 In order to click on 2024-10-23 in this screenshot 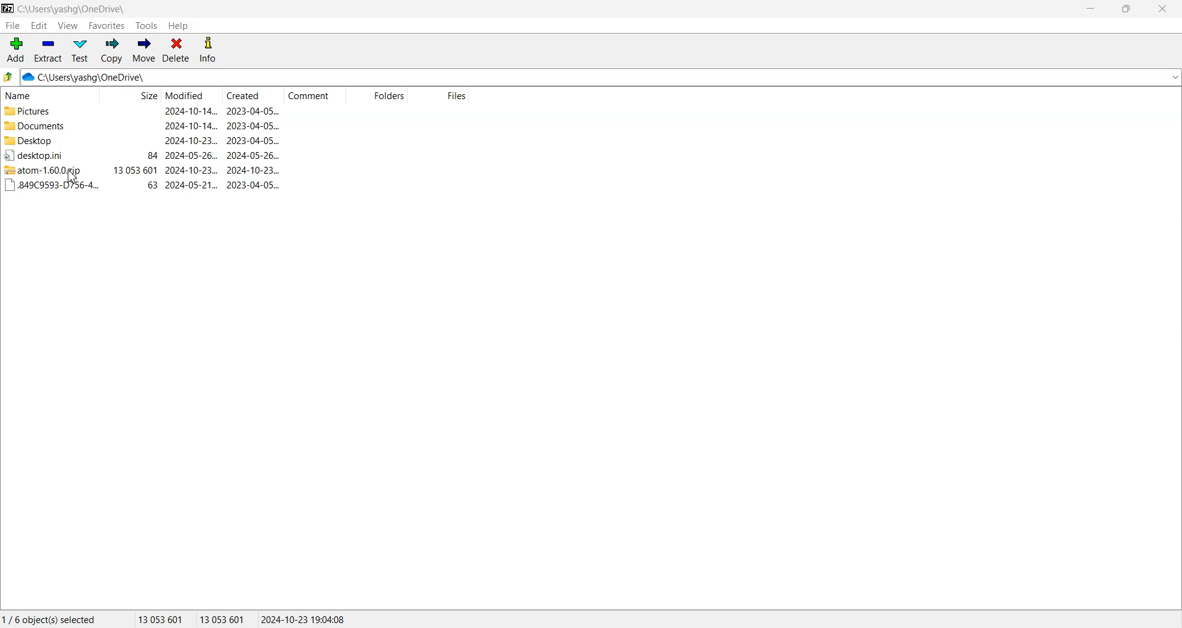, I will do `click(191, 170)`.